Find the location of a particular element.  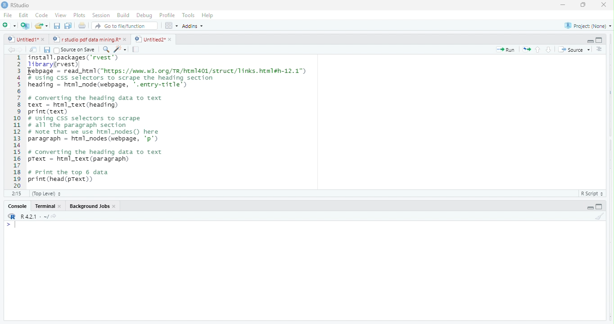

save current document is located at coordinates (57, 26).